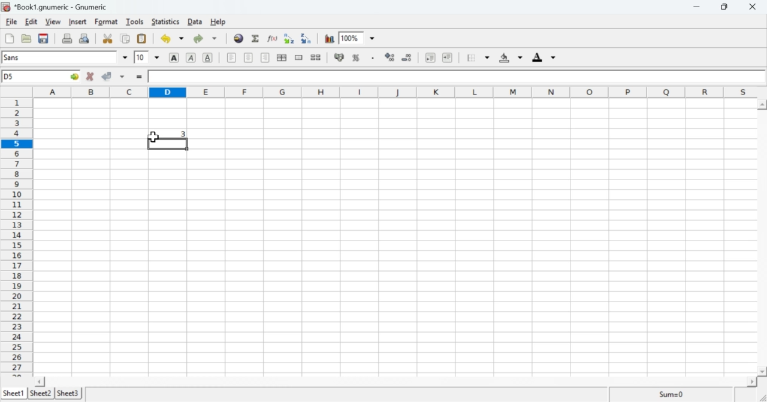  What do you see at coordinates (172, 39) in the screenshot?
I see `Undo` at bounding box center [172, 39].